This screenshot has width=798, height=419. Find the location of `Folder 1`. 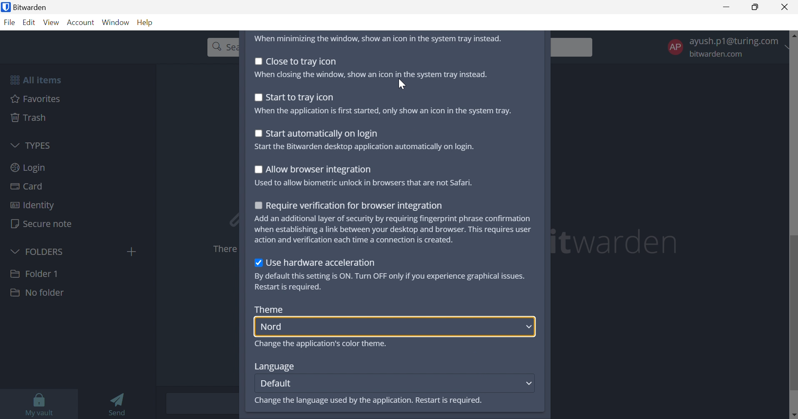

Folder 1 is located at coordinates (34, 273).